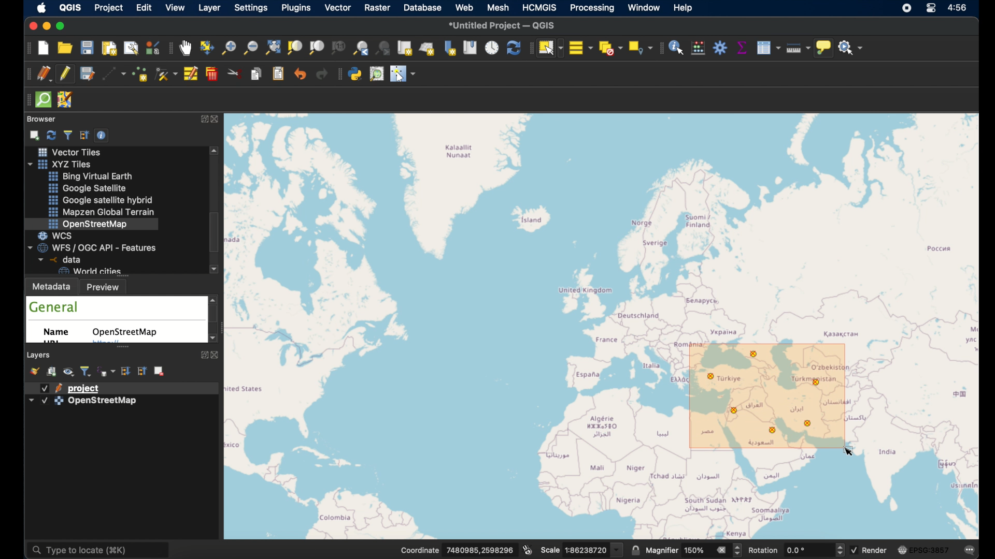  I want to click on cursor, so click(851, 451).